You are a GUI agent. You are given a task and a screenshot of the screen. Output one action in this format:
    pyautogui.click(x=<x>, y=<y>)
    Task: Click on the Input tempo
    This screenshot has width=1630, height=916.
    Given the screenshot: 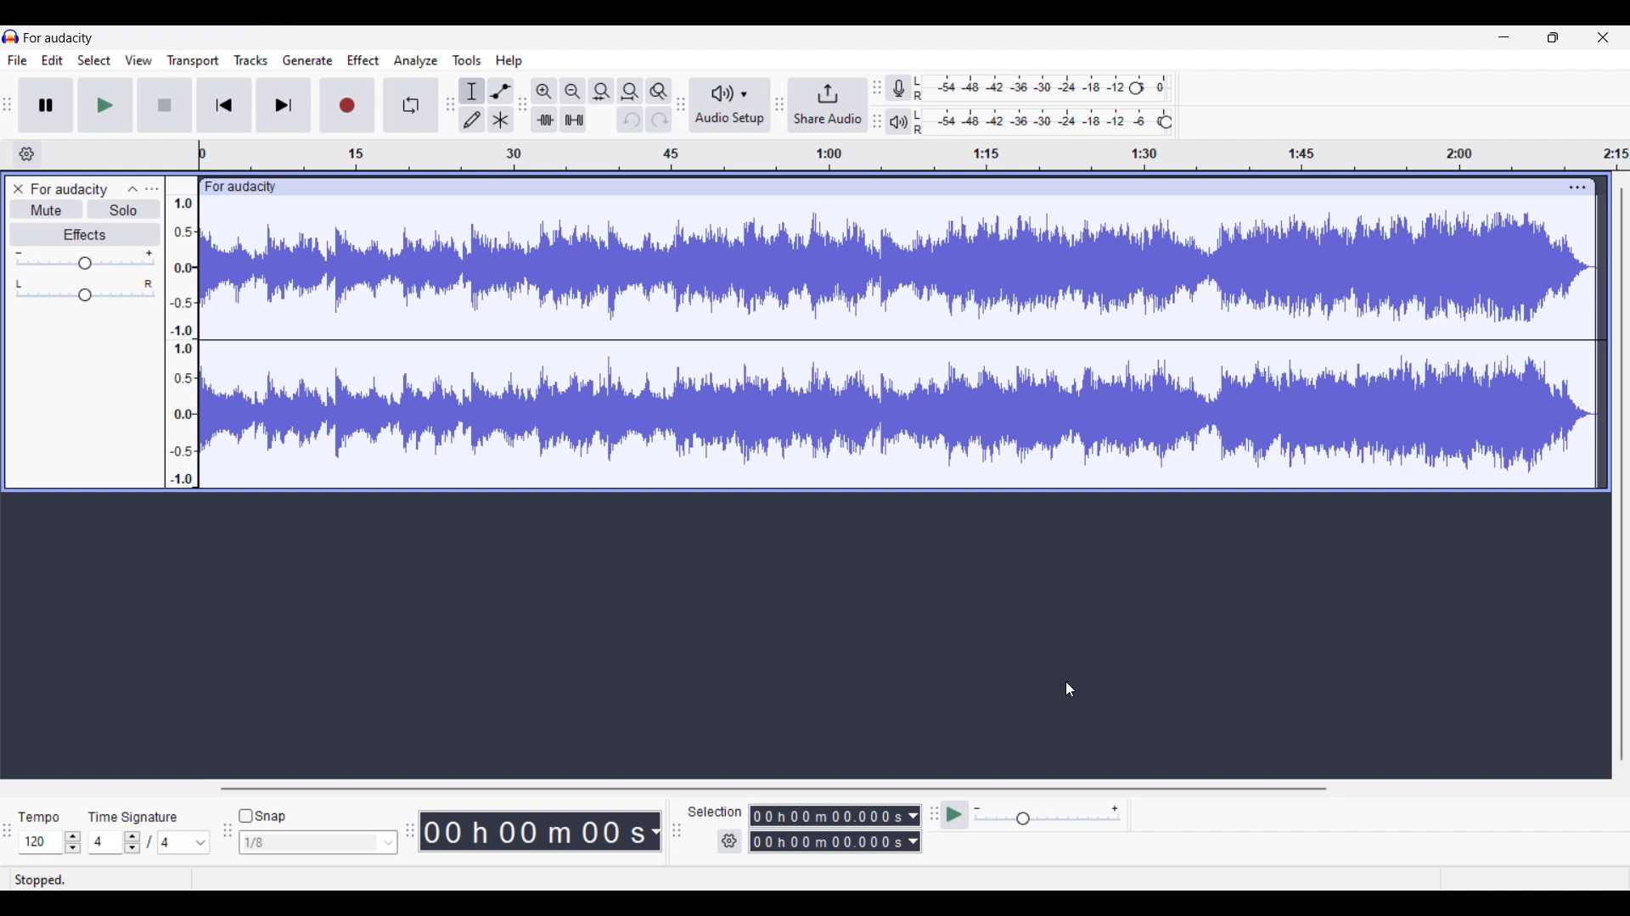 What is the action you would take?
    pyautogui.click(x=40, y=842)
    